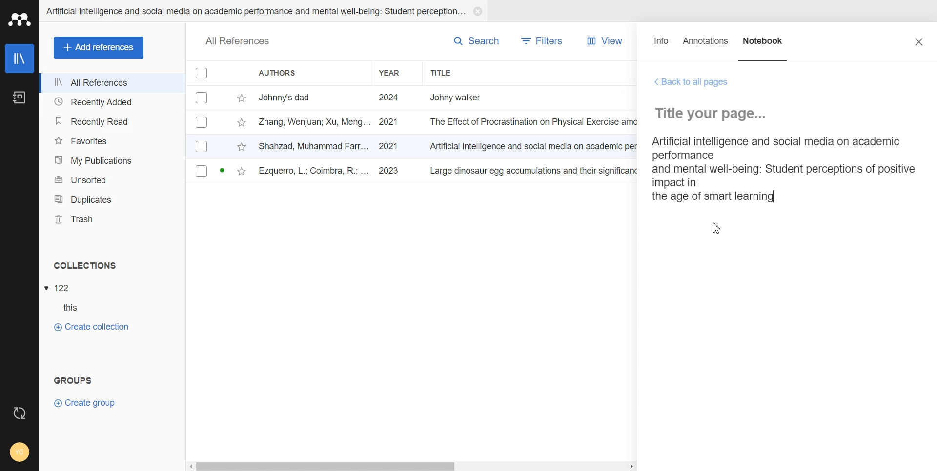 This screenshot has width=937, height=471. What do you see at coordinates (534, 122) in the screenshot?
I see `the effect of procrastination on physical exercise amo` at bounding box center [534, 122].